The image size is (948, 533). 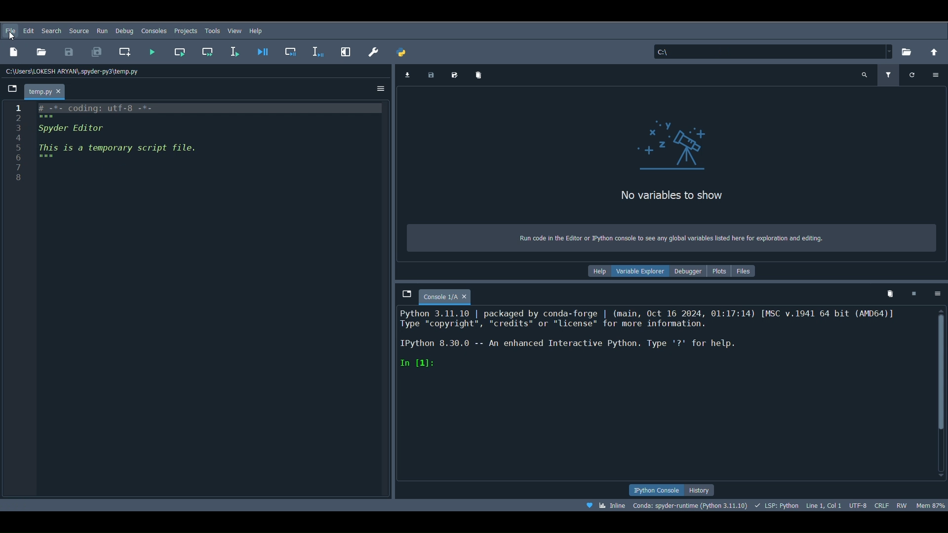 What do you see at coordinates (891, 294) in the screenshot?
I see `Remove all variables from namespace` at bounding box center [891, 294].